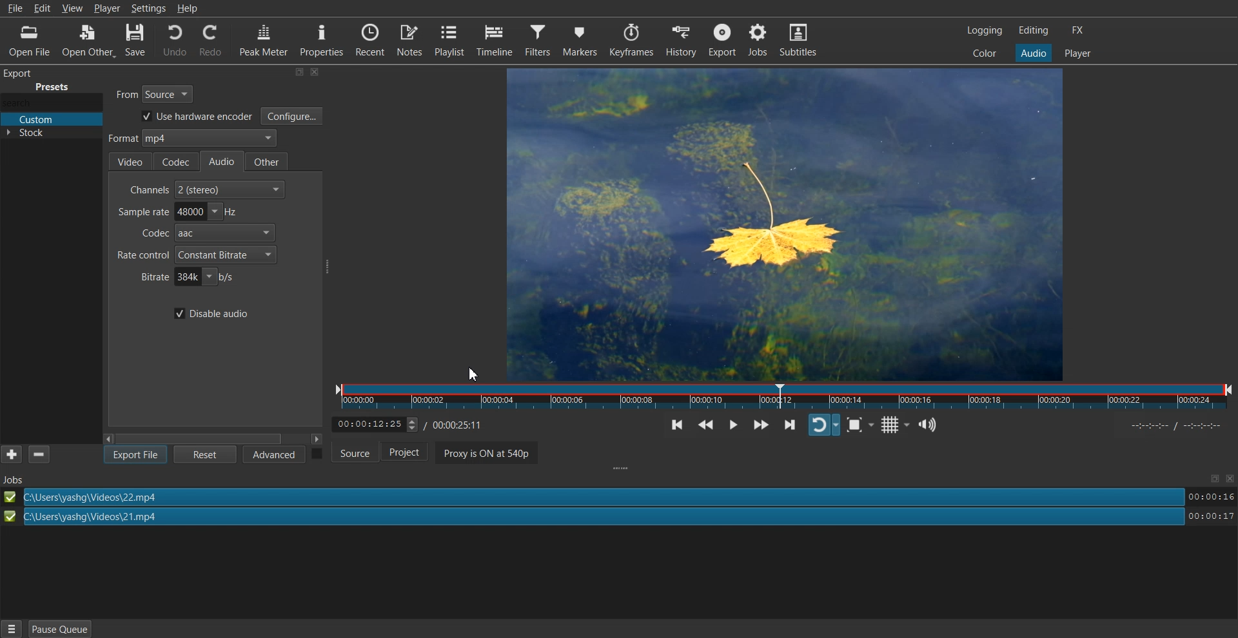 This screenshot has height=638, width=1238. I want to click on timeline, so click(789, 394).